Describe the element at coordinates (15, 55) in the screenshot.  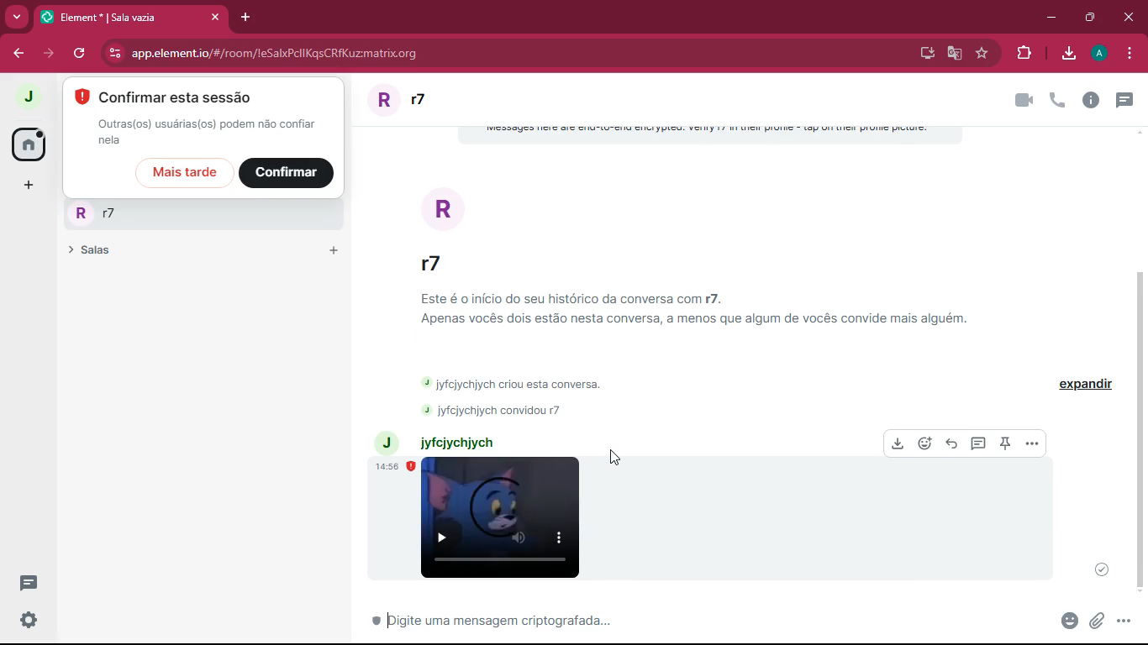
I see `back` at that location.